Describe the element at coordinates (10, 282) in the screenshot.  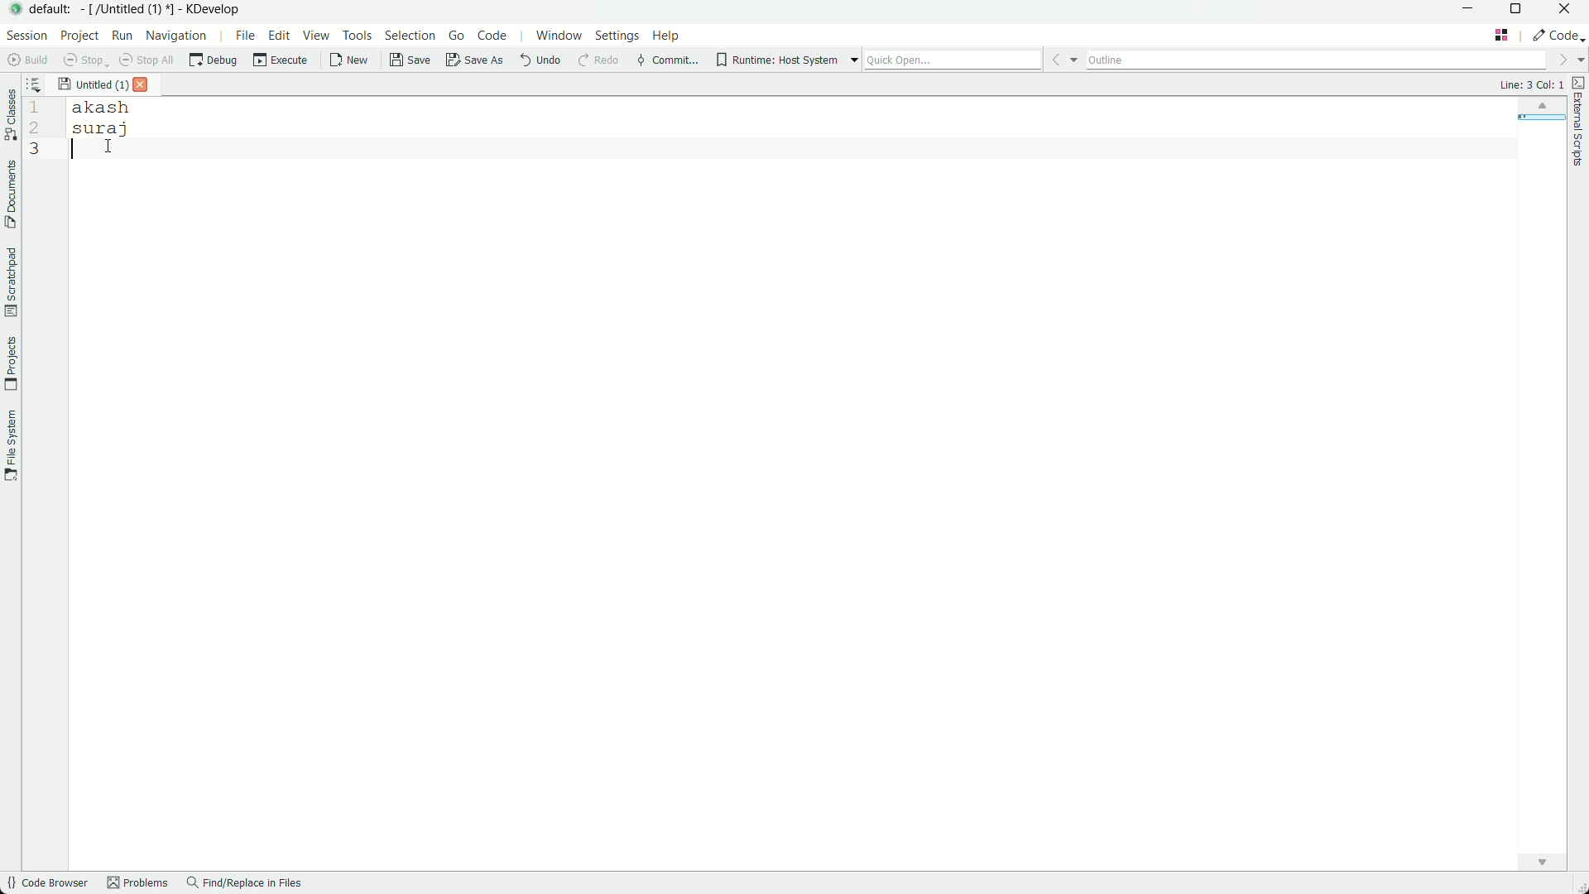
I see `scratchpad` at that location.